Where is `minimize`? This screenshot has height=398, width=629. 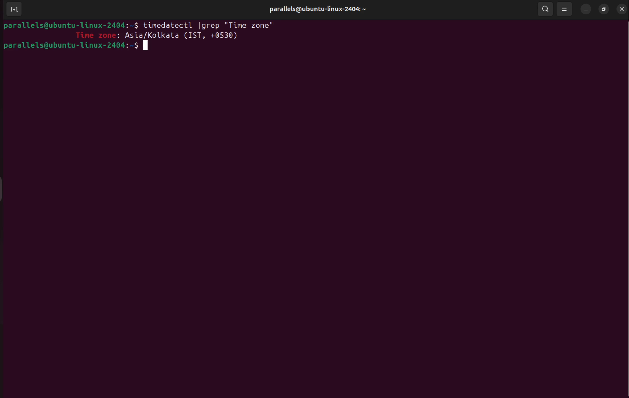 minimize is located at coordinates (585, 9).